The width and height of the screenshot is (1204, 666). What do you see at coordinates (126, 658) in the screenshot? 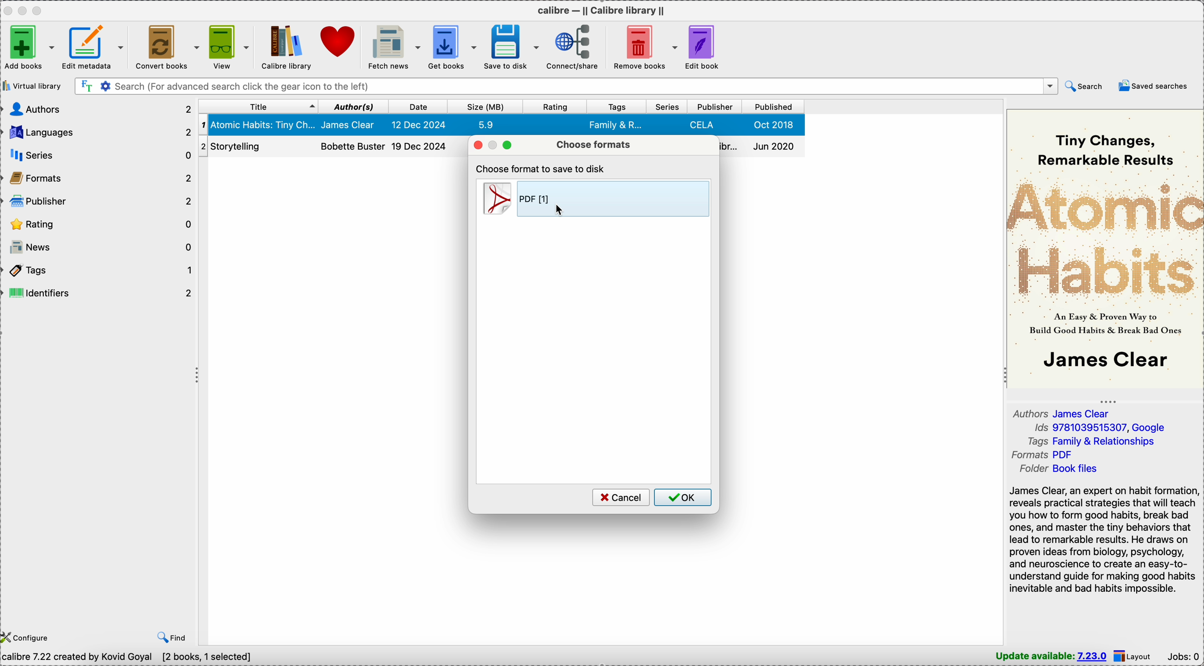
I see `calibre 7.22 created by Kovid Goyal [2 books, 1 selected]` at bounding box center [126, 658].